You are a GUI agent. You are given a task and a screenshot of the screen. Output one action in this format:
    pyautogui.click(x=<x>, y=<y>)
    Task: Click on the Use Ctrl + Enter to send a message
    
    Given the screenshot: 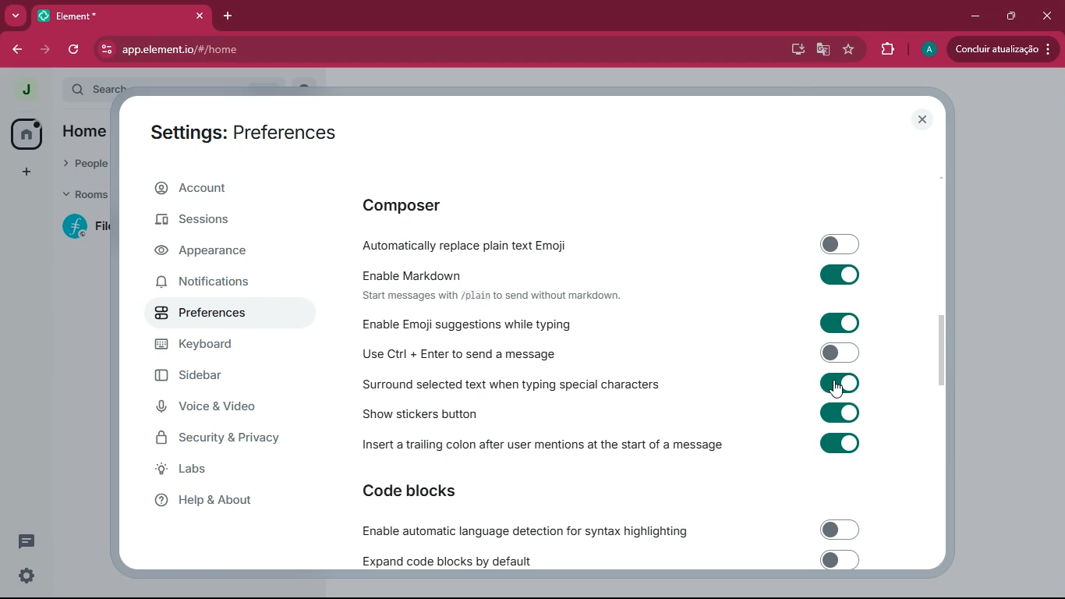 What is the action you would take?
    pyautogui.click(x=614, y=352)
    